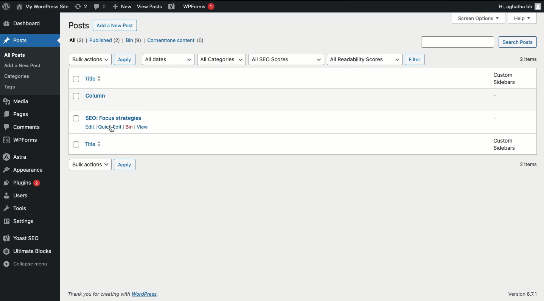 The height and width of the screenshot is (301, 544). What do you see at coordinates (110, 127) in the screenshot?
I see `Quick edit` at bounding box center [110, 127].